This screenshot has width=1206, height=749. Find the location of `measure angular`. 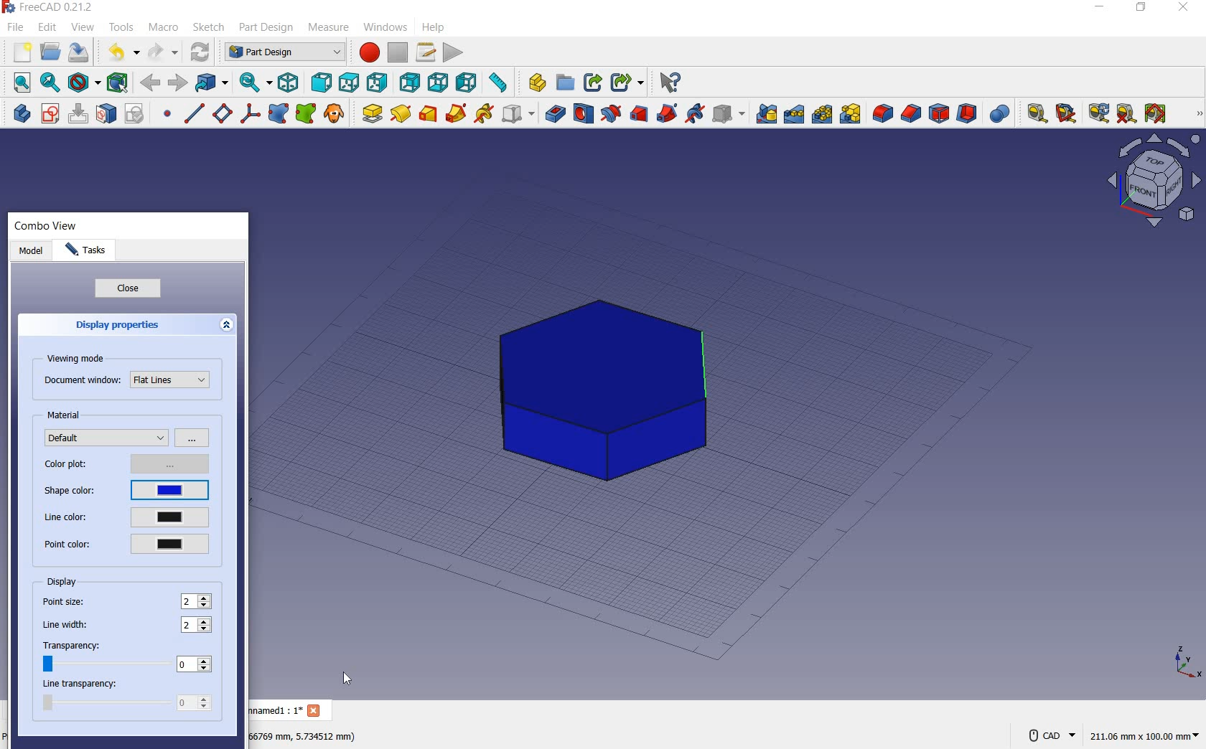

measure angular is located at coordinates (1067, 115).